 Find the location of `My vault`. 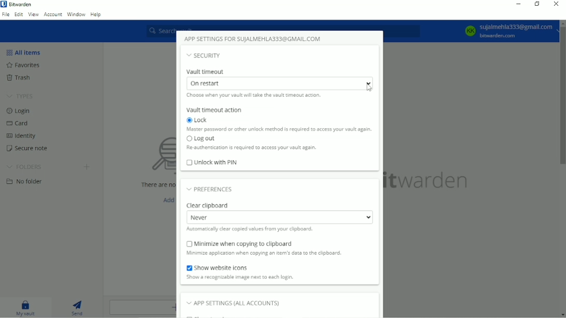

My vault is located at coordinates (26, 308).